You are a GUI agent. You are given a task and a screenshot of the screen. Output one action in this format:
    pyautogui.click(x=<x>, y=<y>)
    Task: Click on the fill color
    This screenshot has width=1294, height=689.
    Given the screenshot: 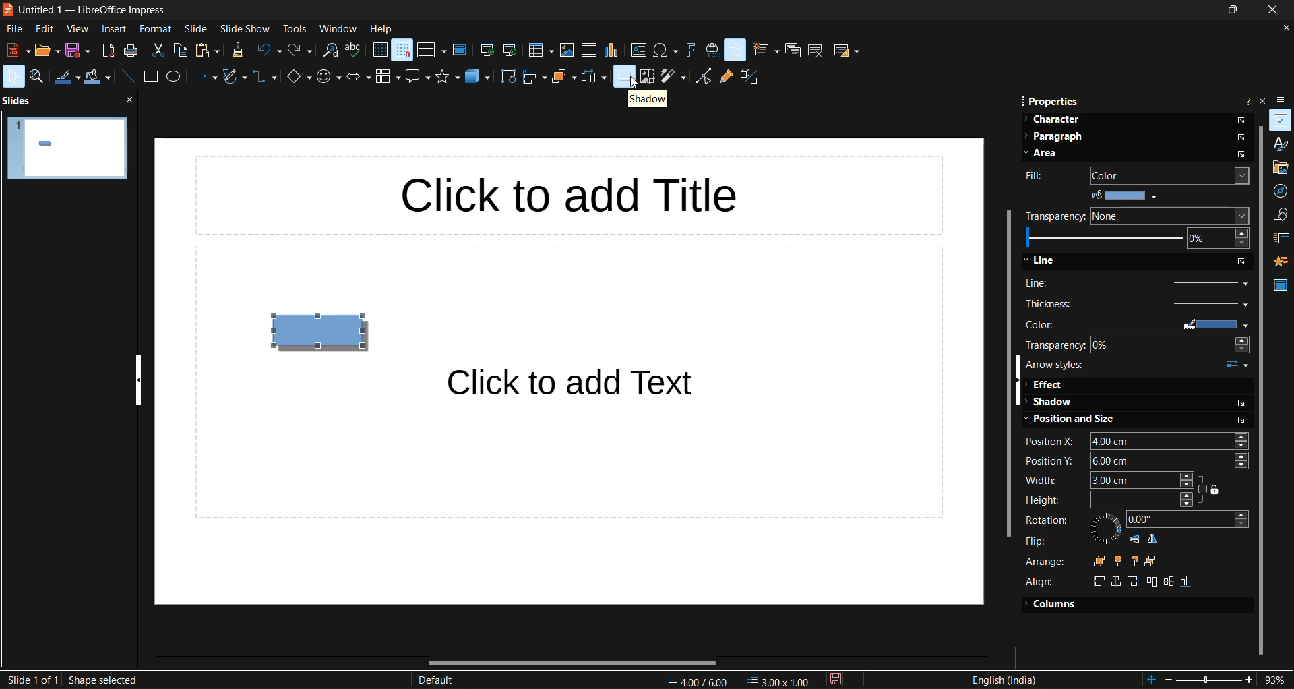 What is the action you would take?
    pyautogui.click(x=1123, y=196)
    